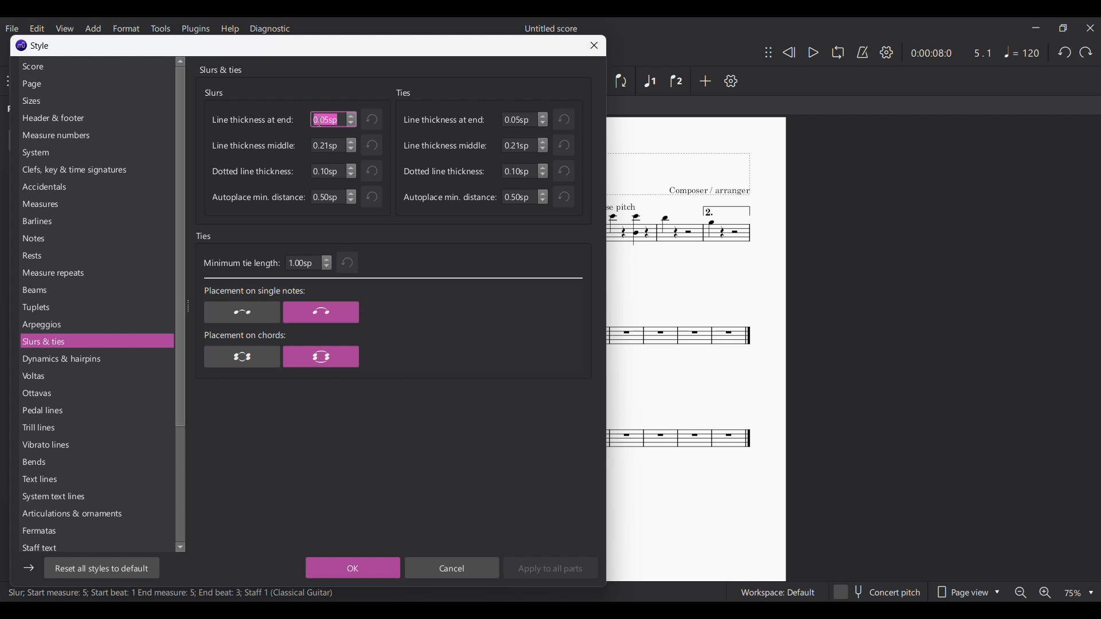 This screenshot has width=1101, height=619. Describe the element at coordinates (878, 591) in the screenshot. I see `Concert pitch toggle` at that location.